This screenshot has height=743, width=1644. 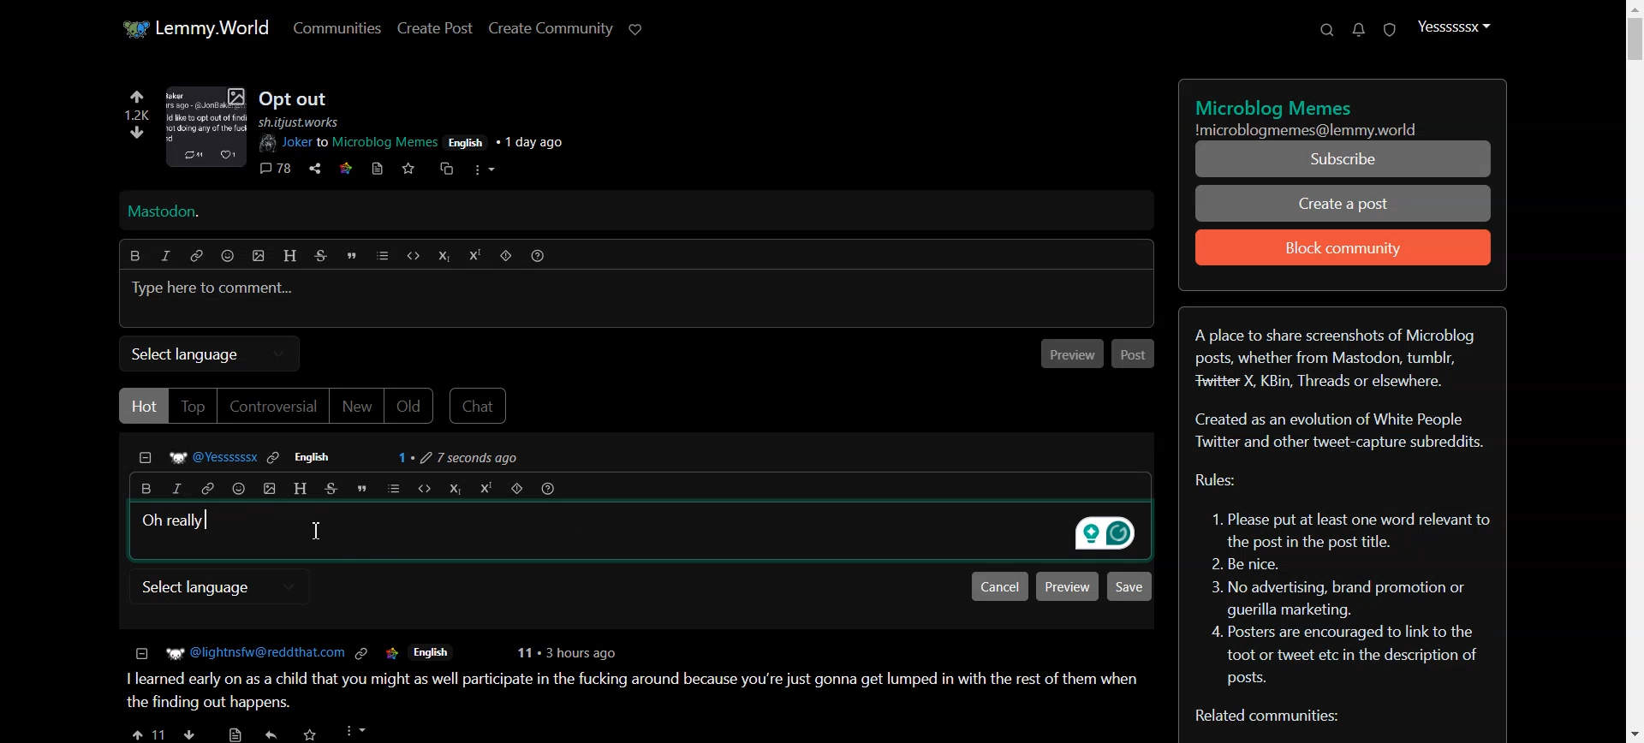 I want to click on Posts, so click(x=299, y=94).